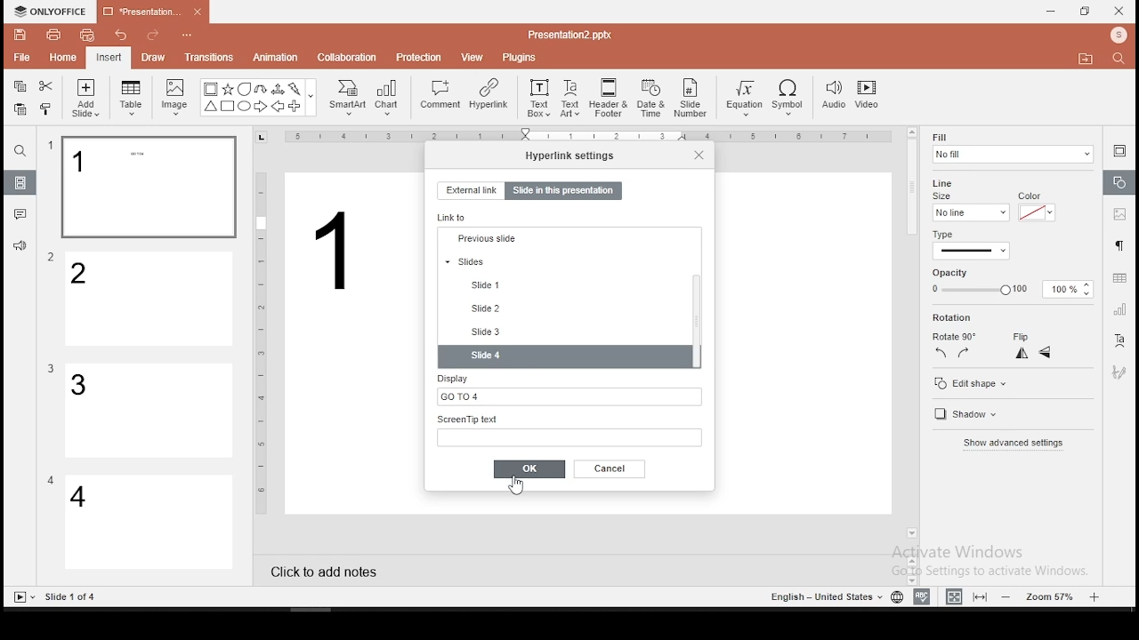 Image resolution: width=1139 pixels, height=640 pixels. What do you see at coordinates (296, 89) in the screenshot?
I see `Flash` at bounding box center [296, 89].